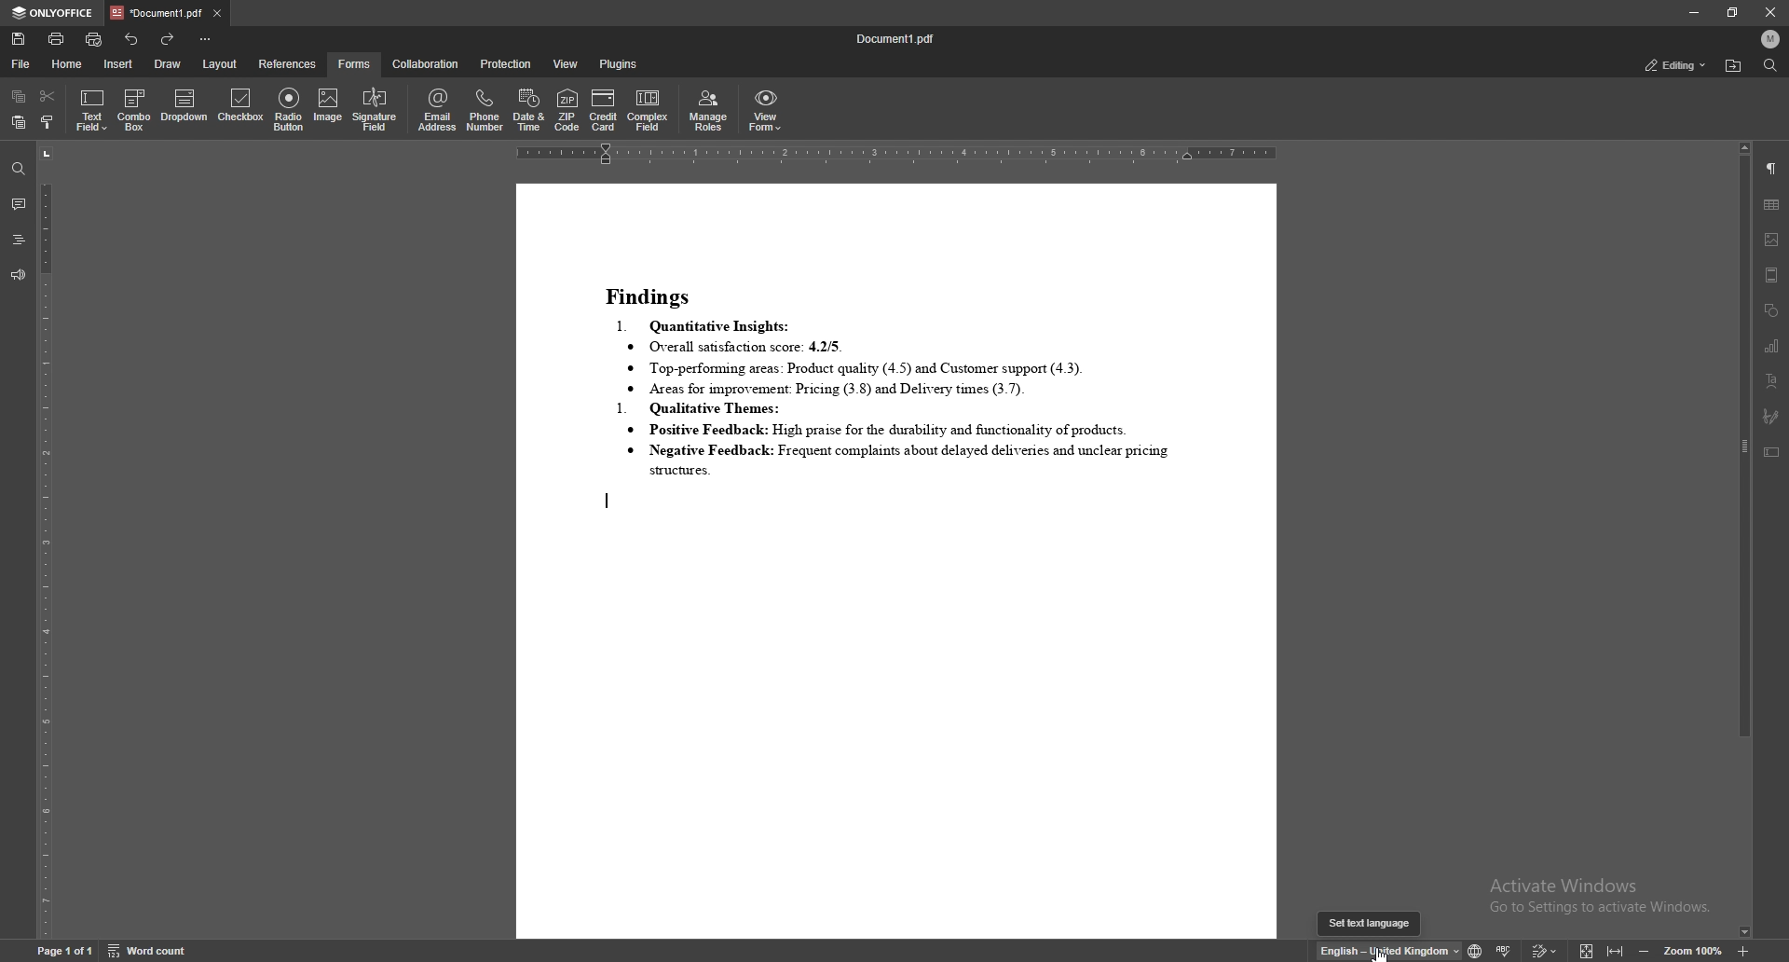 The height and width of the screenshot is (962, 1789). Describe the element at coordinates (45, 543) in the screenshot. I see `vertical scale` at that location.